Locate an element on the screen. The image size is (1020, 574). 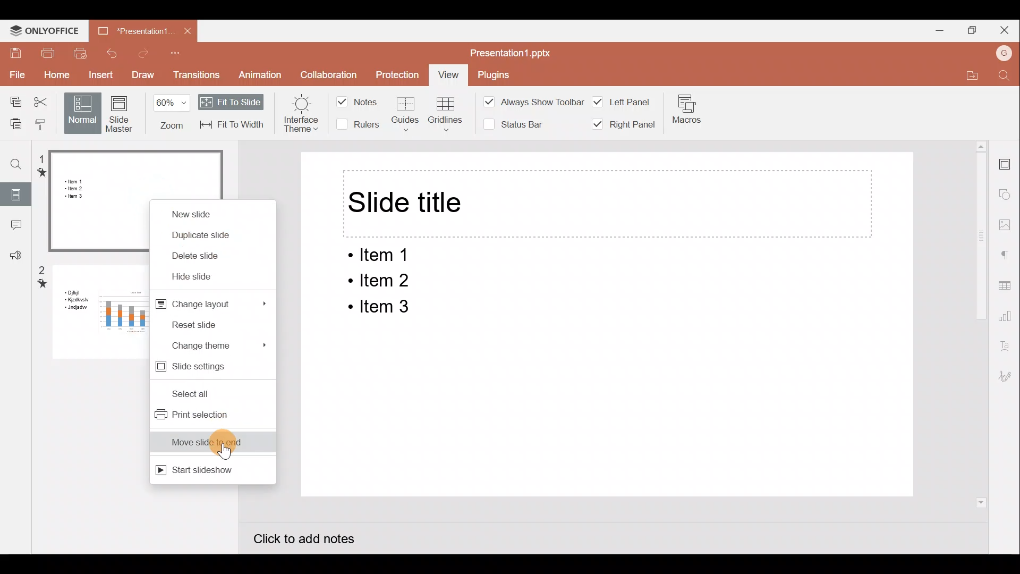
Print selection is located at coordinates (206, 413).